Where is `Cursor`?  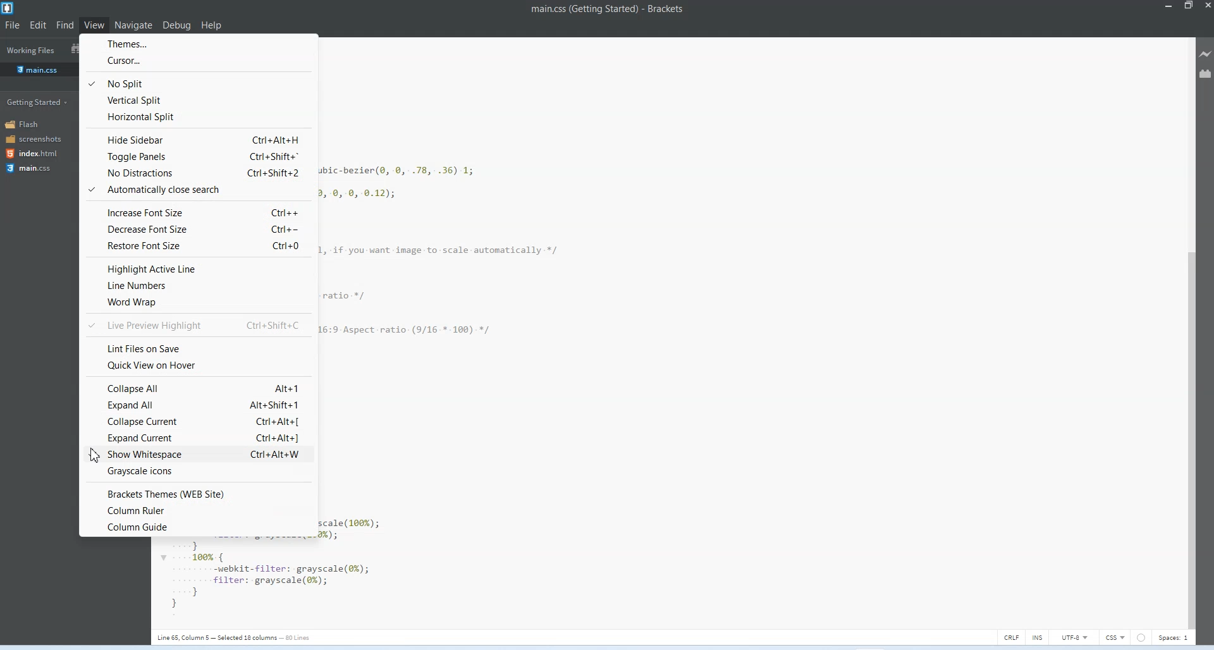 Cursor is located at coordinates (200, 59).